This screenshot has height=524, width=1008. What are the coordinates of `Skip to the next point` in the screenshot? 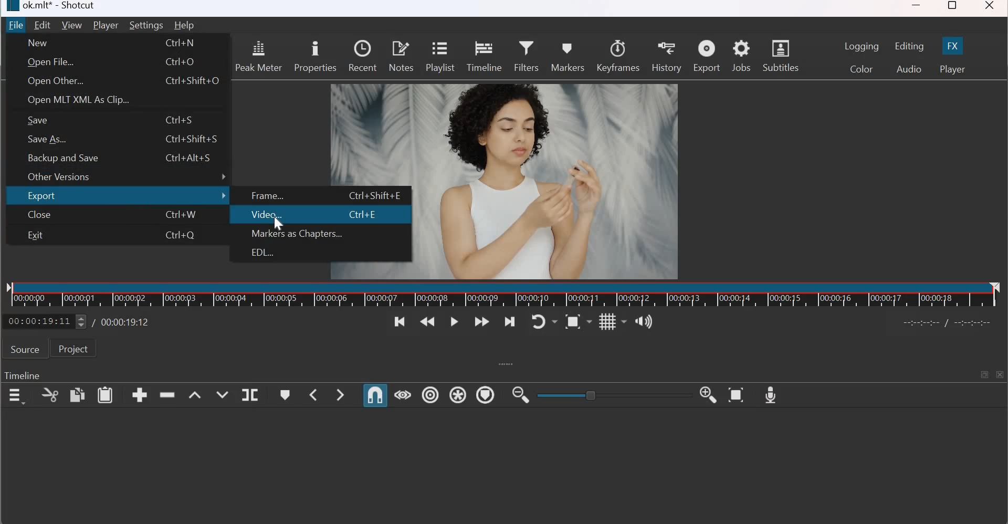 It's located at (510, 321).